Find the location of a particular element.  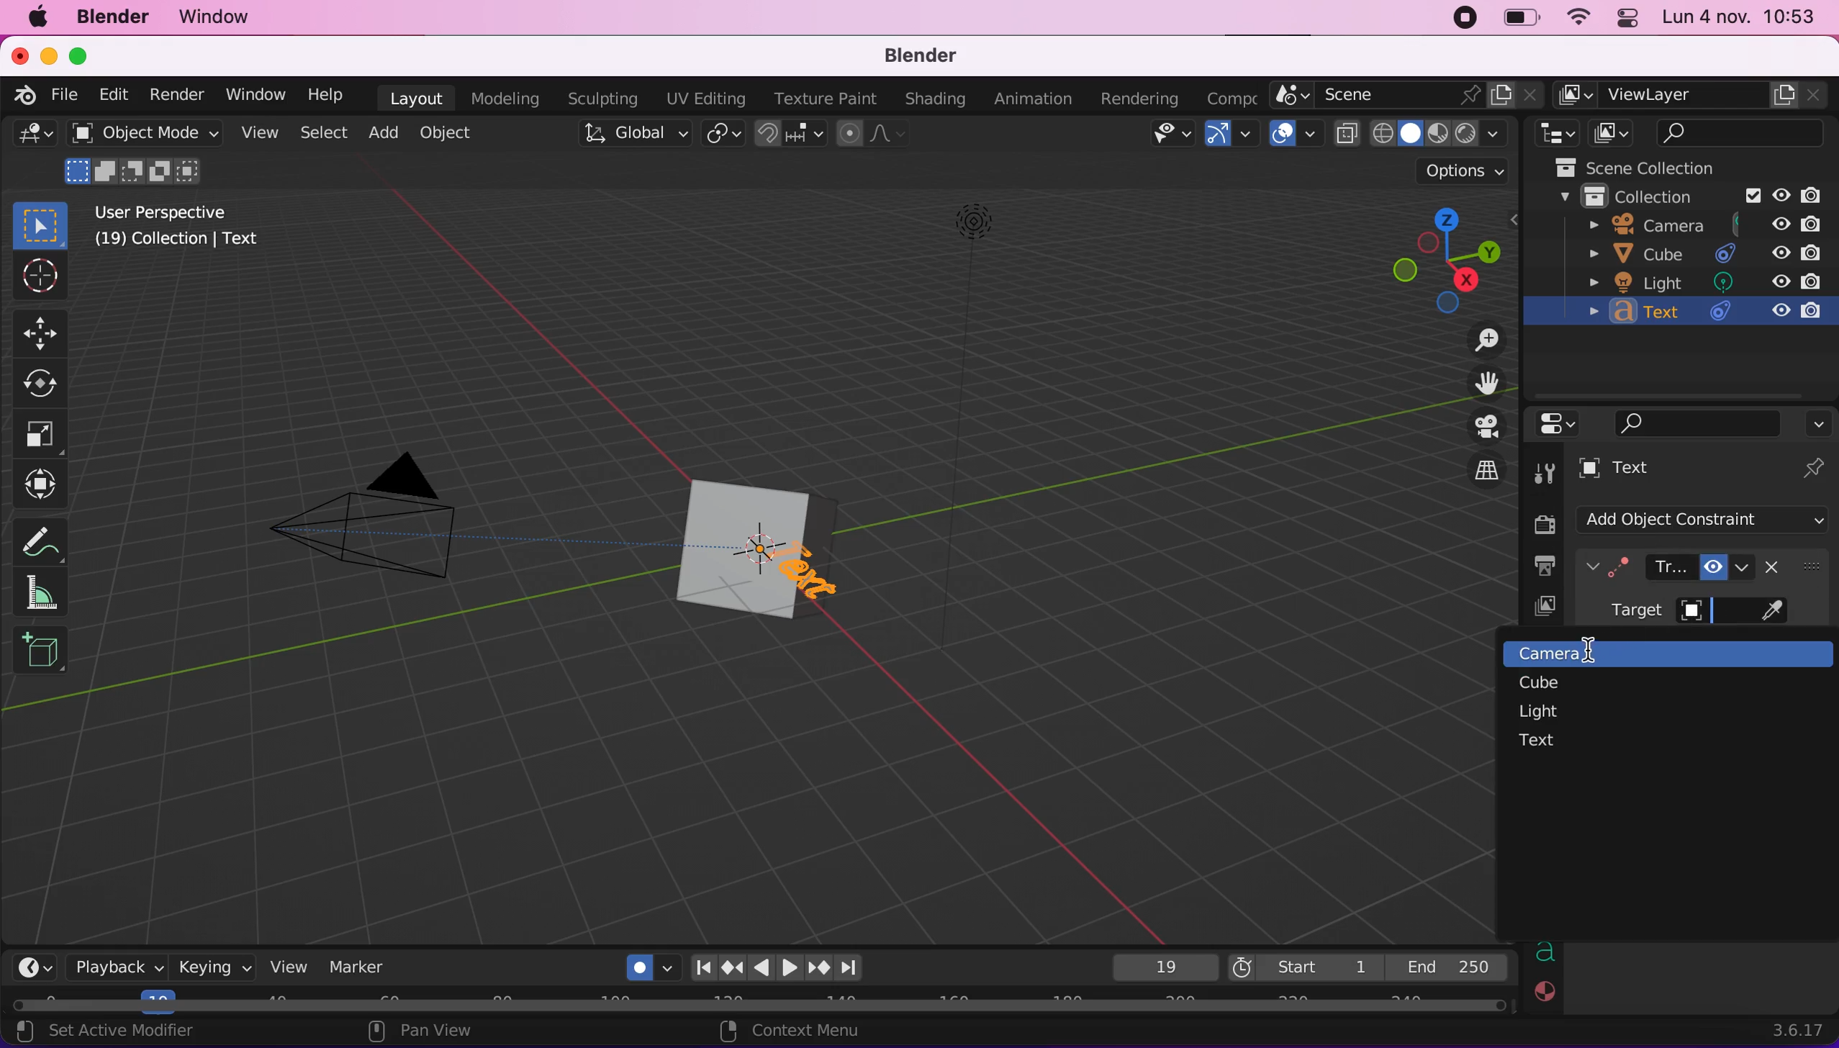

editor type is located at coordinates (1555, 134).